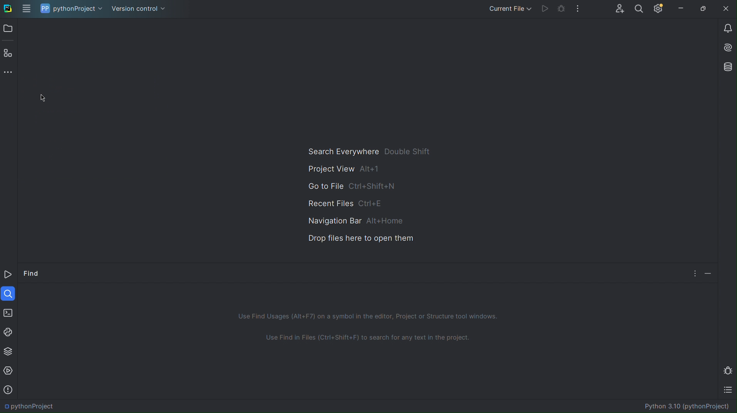 This screenshot has height=413, width=737. Describe the element at coordinates (659, 10) in the screenshot. I see `Settings` at that location.